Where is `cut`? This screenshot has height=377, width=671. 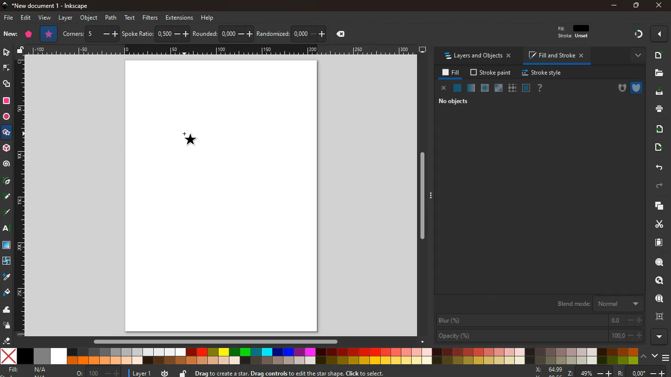 cut is located at coordinates (657, 224).